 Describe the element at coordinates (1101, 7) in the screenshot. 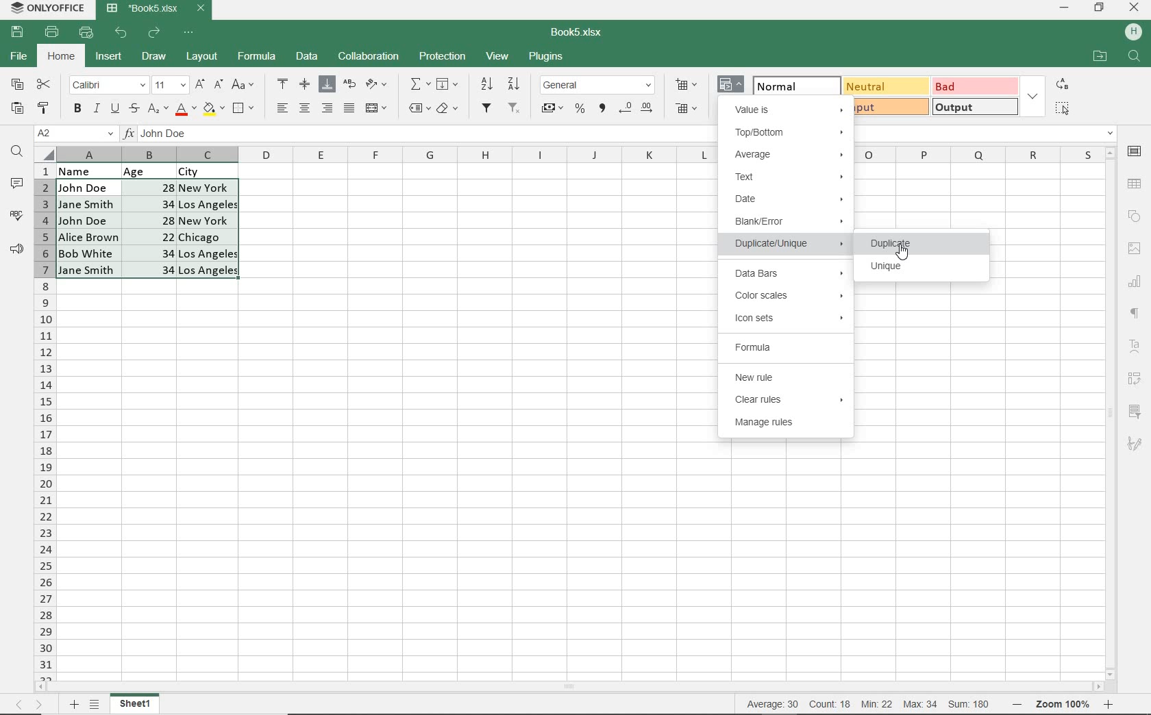

I see `RESTORE DOWN` at that location.